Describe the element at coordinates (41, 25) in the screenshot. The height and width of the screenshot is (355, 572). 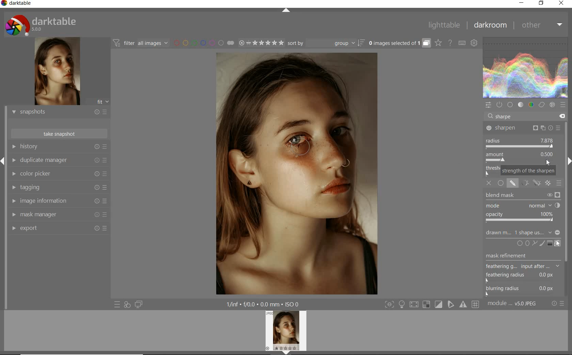
I see `system logo` at that location.